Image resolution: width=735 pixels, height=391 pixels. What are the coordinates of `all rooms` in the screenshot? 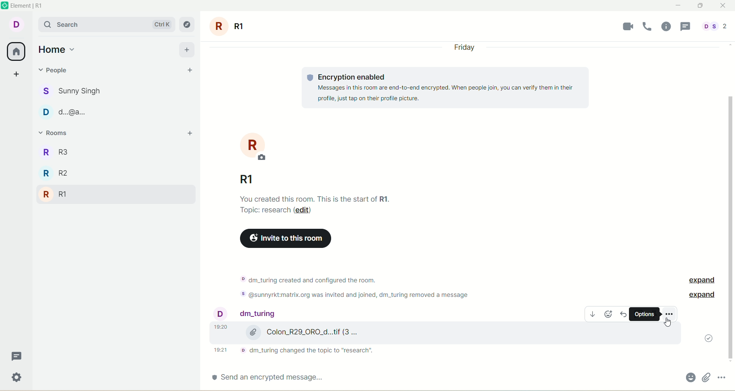 It's located at (15, 52).